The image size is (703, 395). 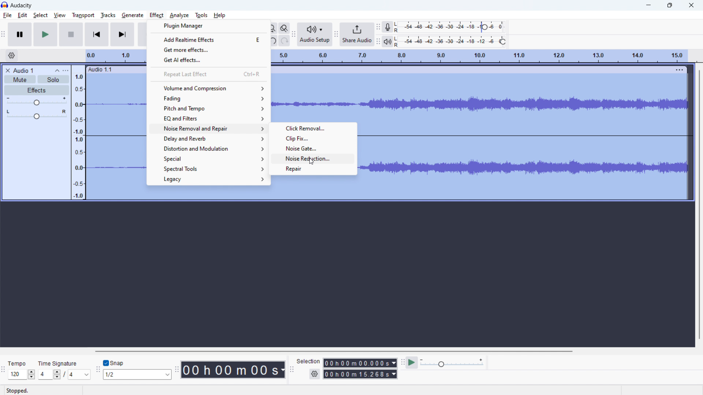 What do you see at coordinates (137, 375) in the screenshot?
I see `select snapping` at bounding box center [137, 375].